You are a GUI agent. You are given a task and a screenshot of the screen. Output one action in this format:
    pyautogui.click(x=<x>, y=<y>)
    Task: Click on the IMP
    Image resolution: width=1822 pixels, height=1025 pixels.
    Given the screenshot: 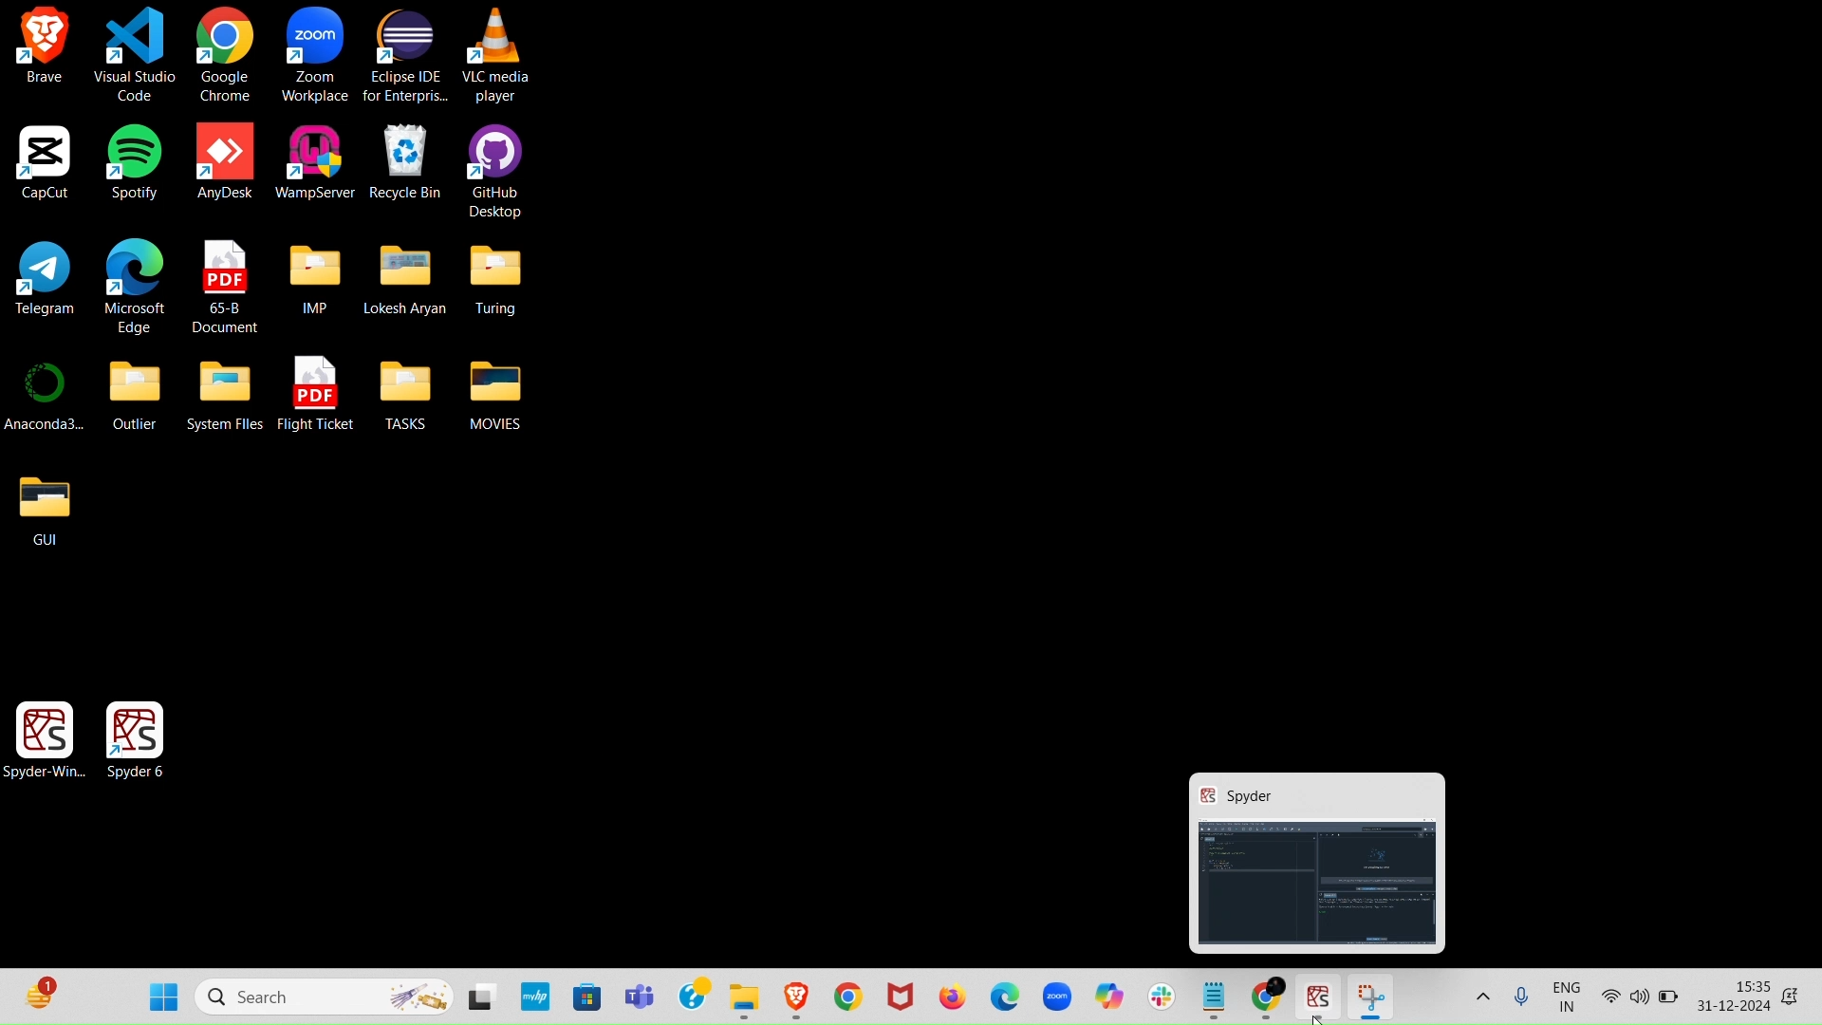 What is the action you would take?
    pyautogui.click(x=314, y=280)
    